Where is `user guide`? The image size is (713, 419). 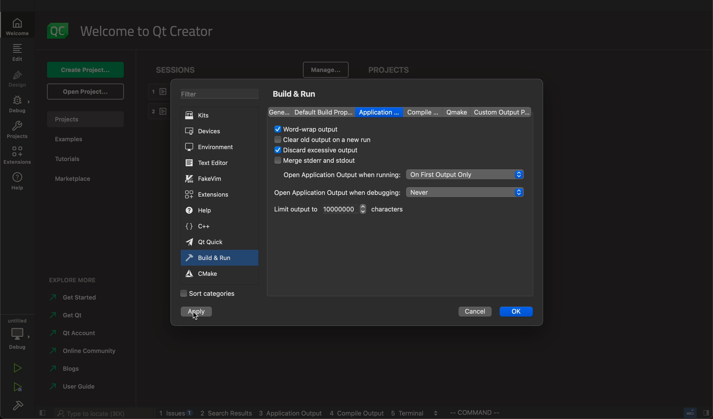 user guide is located at coordinates (76, 387).